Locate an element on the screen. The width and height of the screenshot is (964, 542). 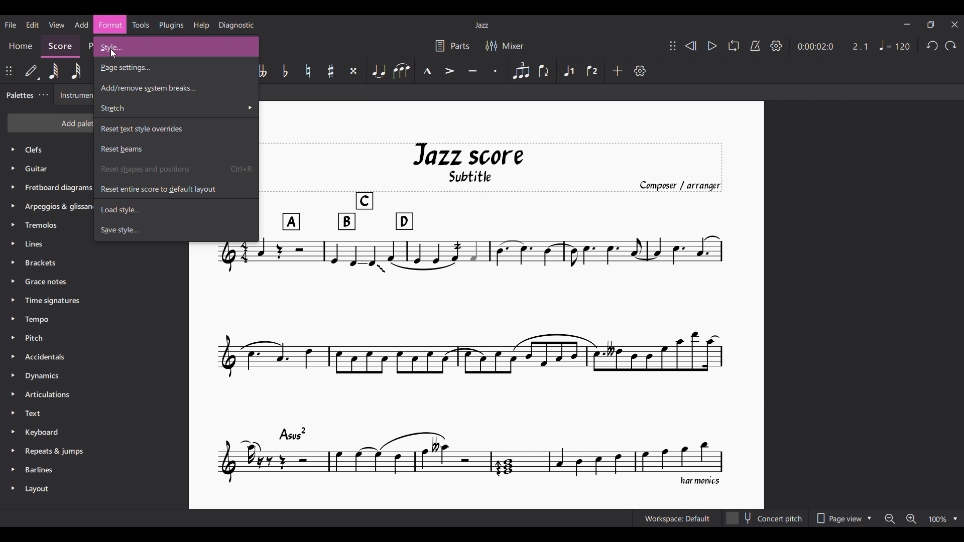
Tools menu is located at coordinates (140, 25).